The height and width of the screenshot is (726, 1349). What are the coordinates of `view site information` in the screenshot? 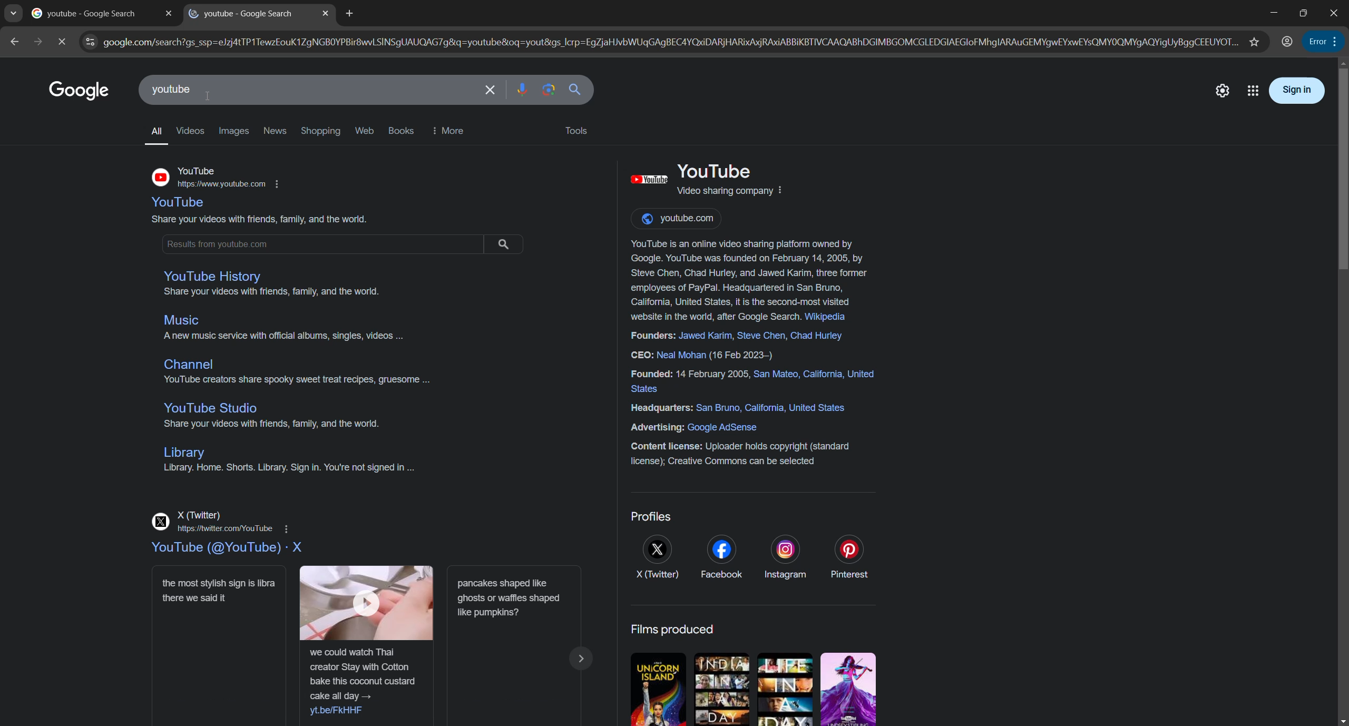 It's located at (92, 42).